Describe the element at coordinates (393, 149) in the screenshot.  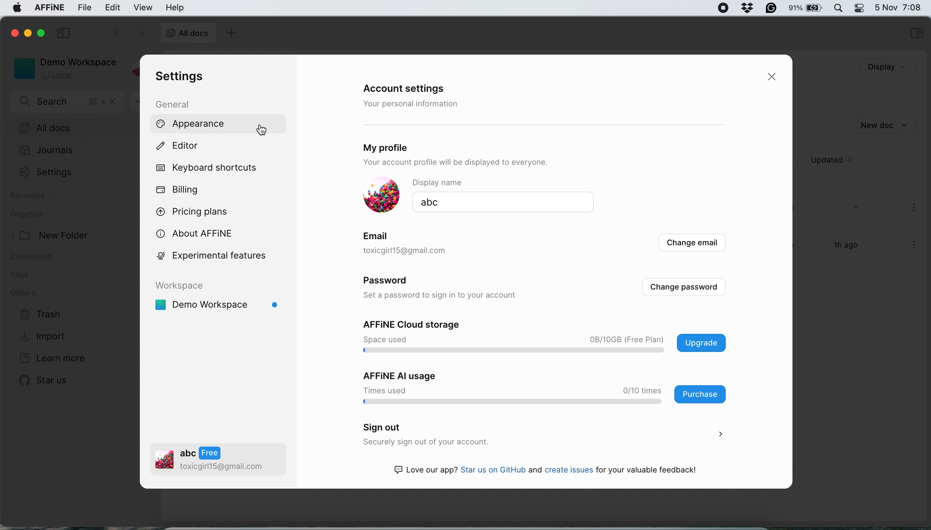
I see `my profile` at that location.